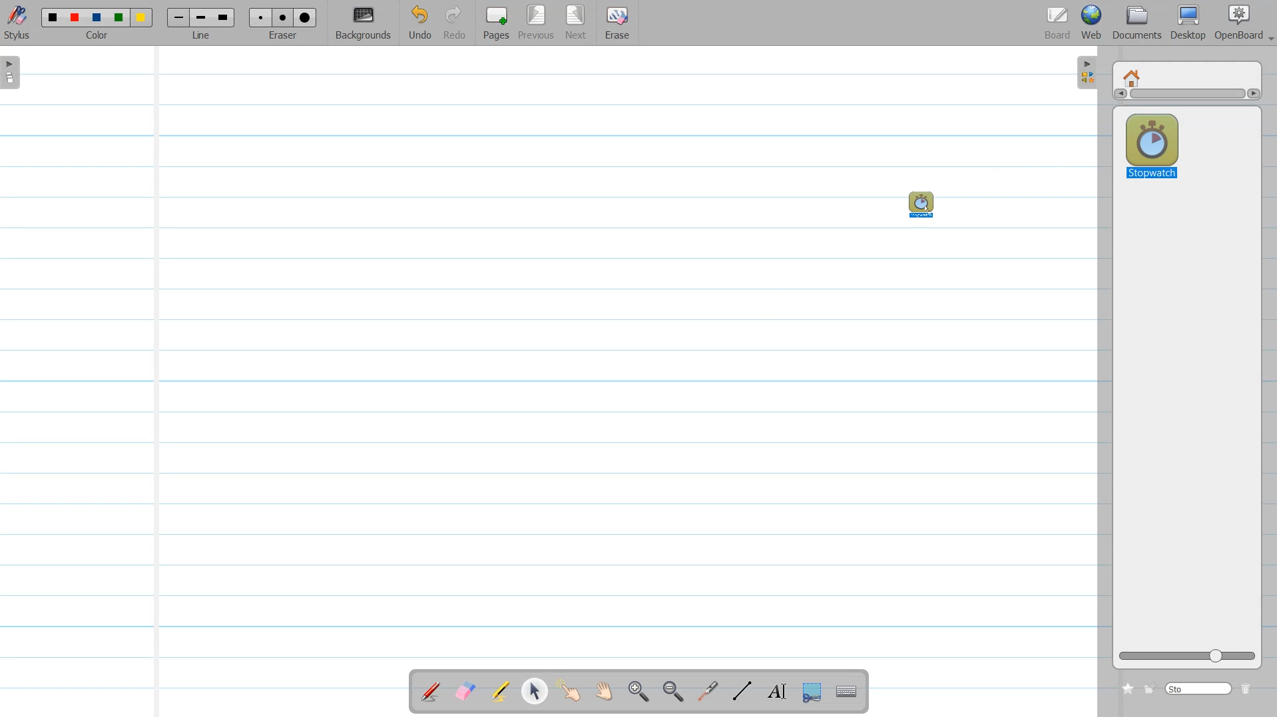  I want to click on Previous, so click(539, 23).